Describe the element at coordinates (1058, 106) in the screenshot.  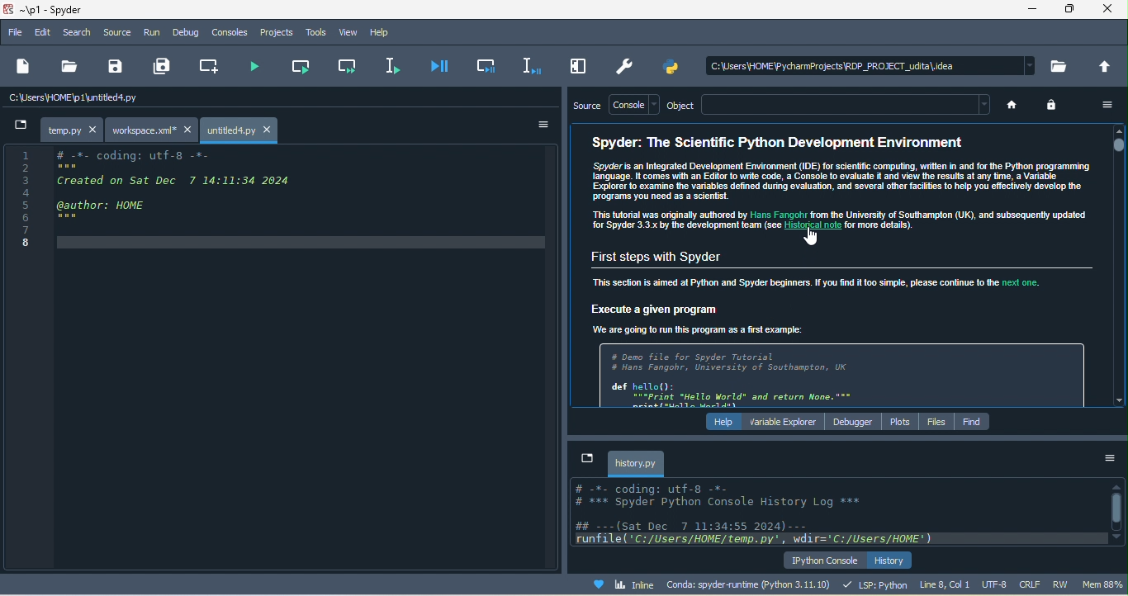
I see `lock` at that location.